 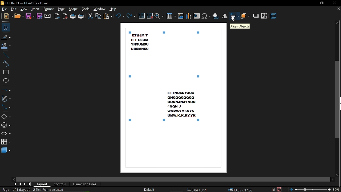 What do you see at coordinates (149, 190) in the screenshot?
I see `default` at bounding box center [149, 190].